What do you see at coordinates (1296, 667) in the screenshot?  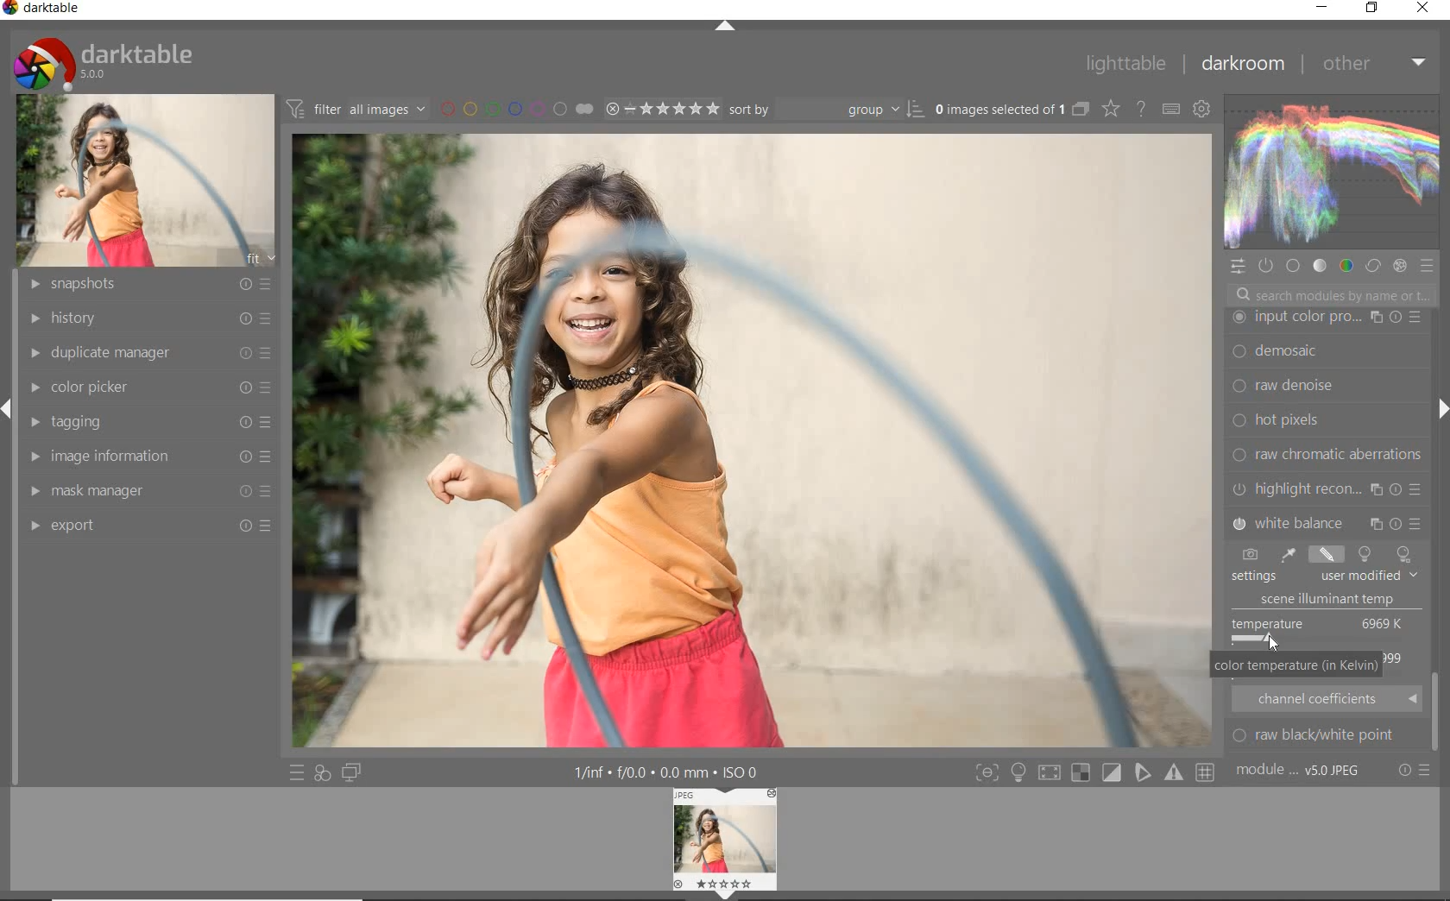 I see `COLOR TEMPERATURE (IN kELVIN)` at bounding box center [1296, 667].